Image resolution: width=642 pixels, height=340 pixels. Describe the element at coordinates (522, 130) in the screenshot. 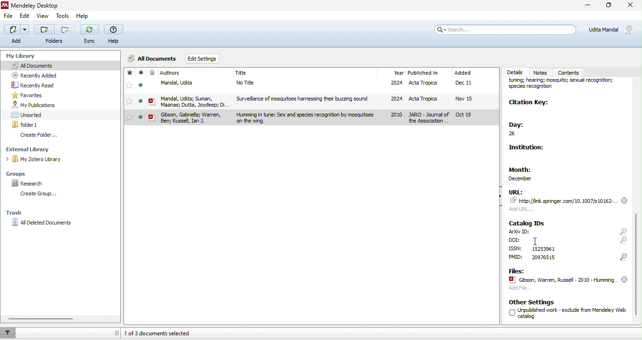

I see `day:26` at that location.